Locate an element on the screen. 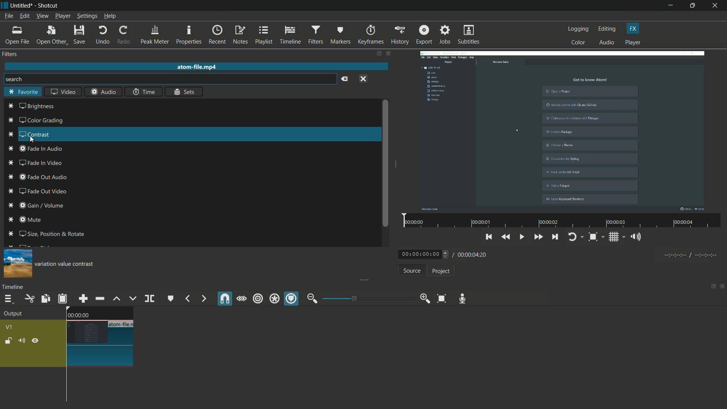 The width and height of the screenshot is (727, 409). zoom out is located at coordinates (312, 298).